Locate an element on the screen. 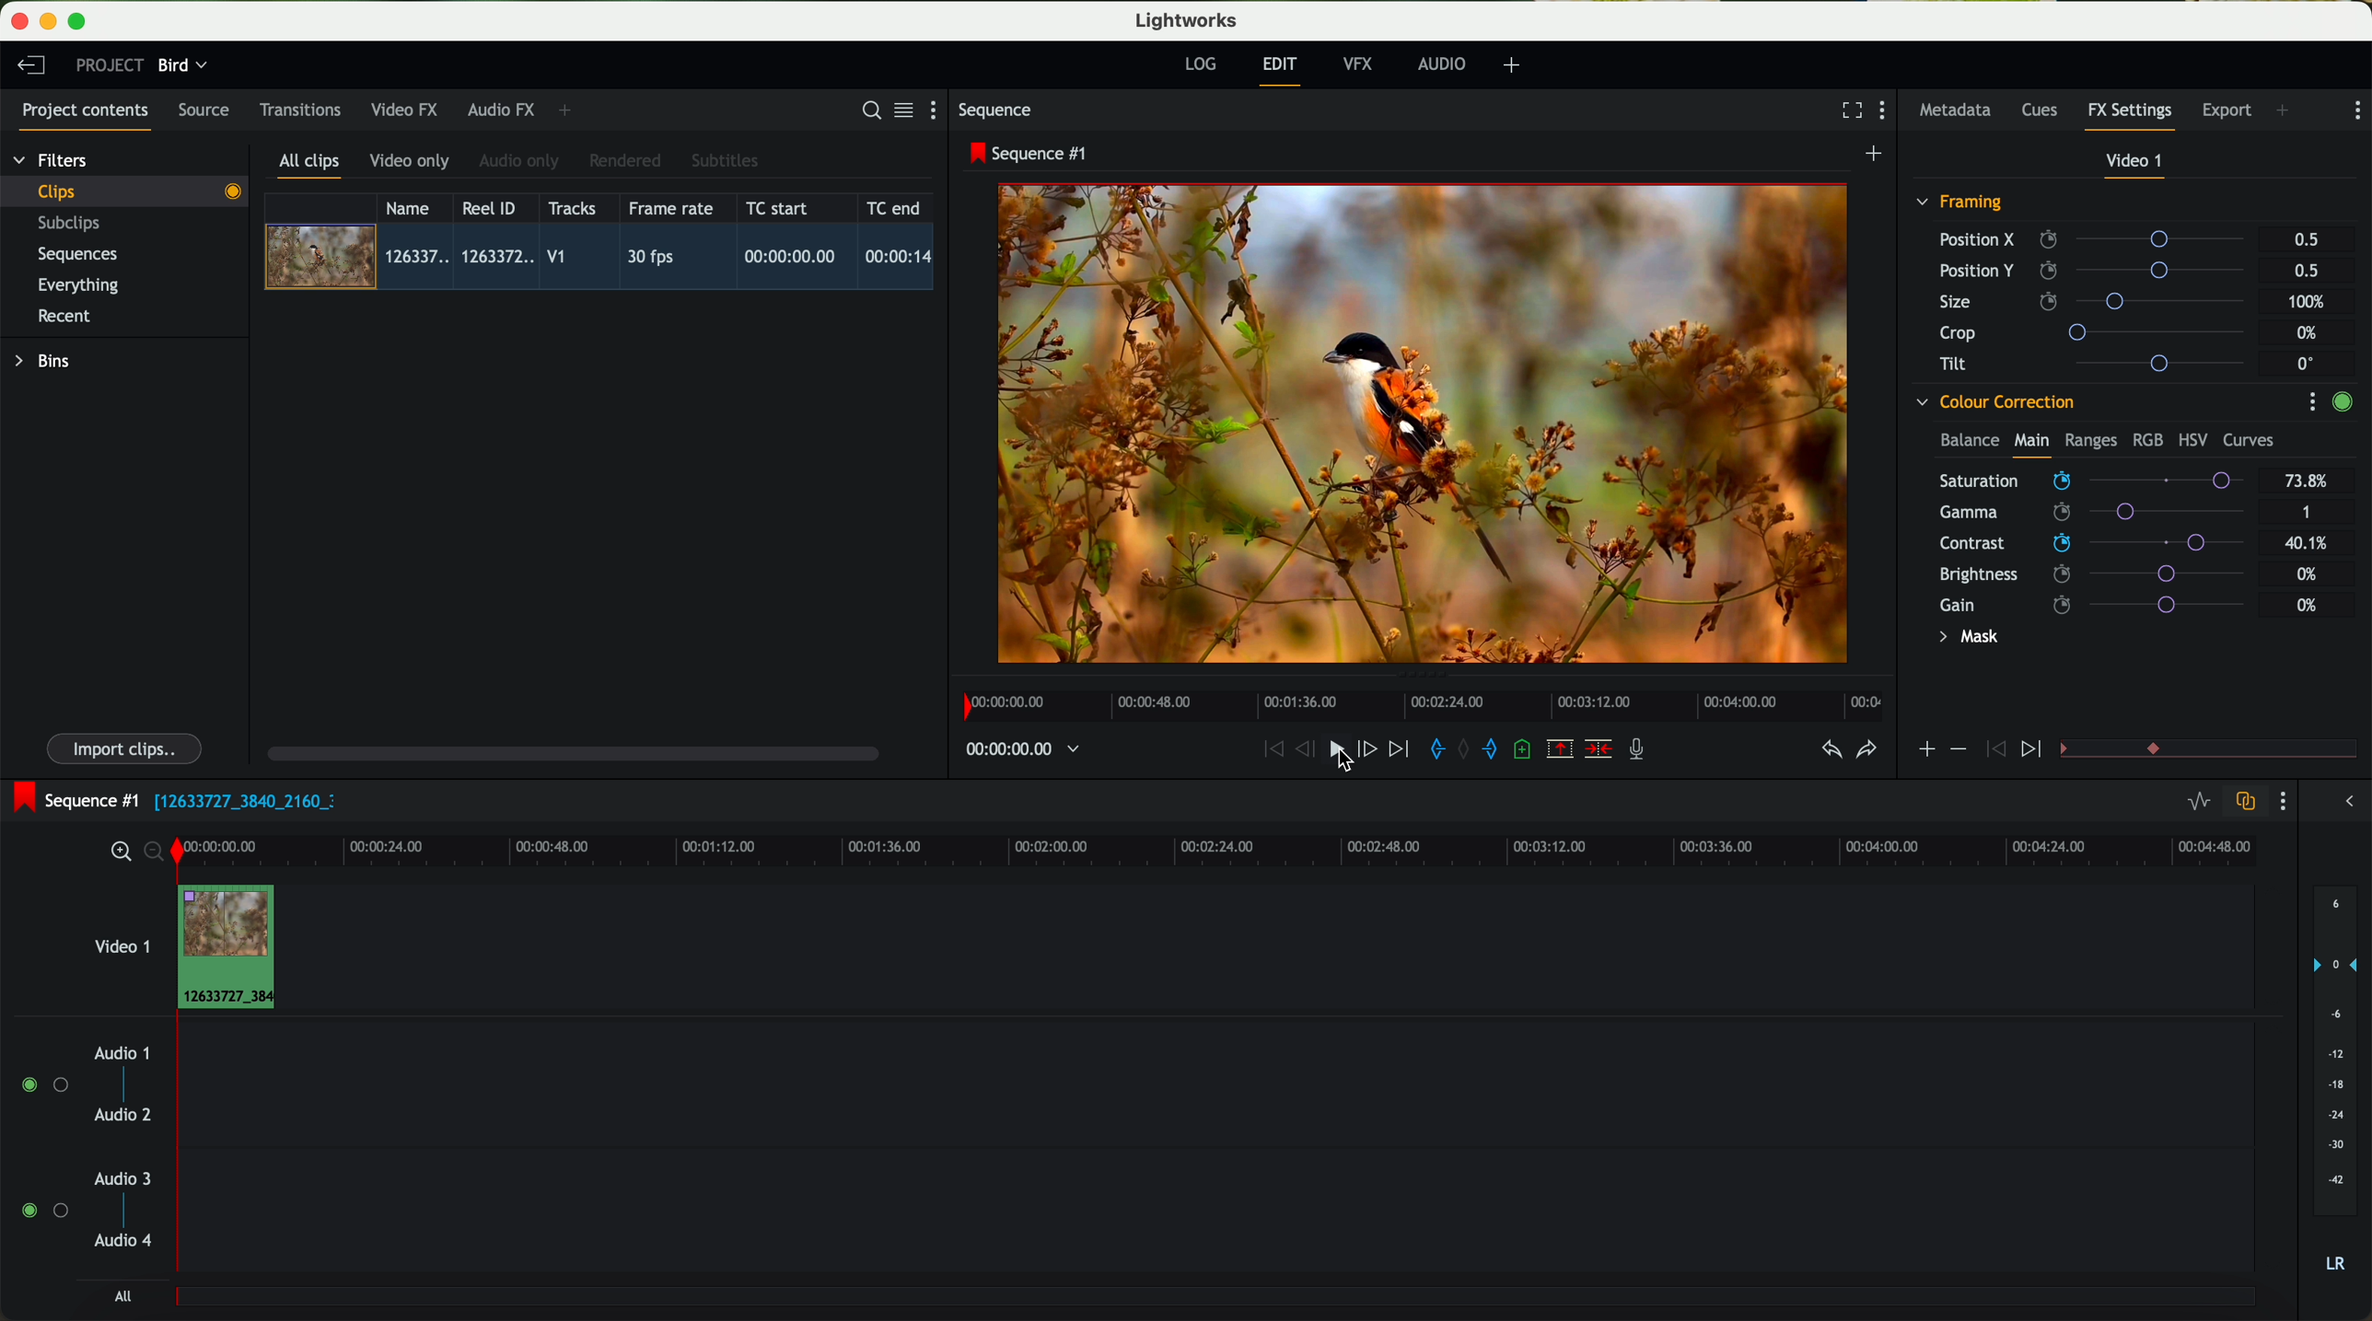 The width and height of the screenshot is (2372, 1321). edit is located at coordinates (1283, 69).